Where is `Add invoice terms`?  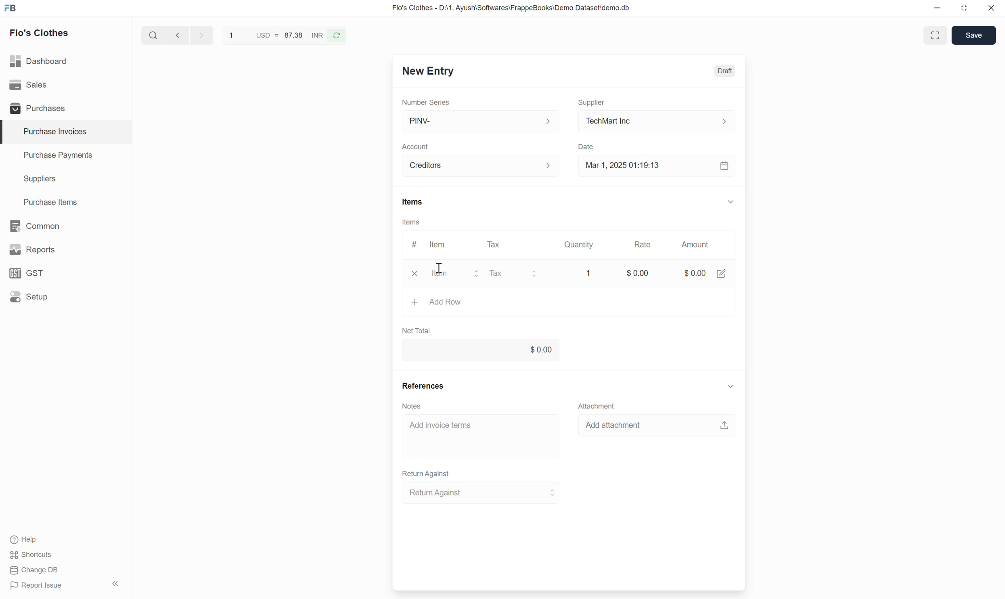
Add invoice terms is located at coordinates (481, 436).